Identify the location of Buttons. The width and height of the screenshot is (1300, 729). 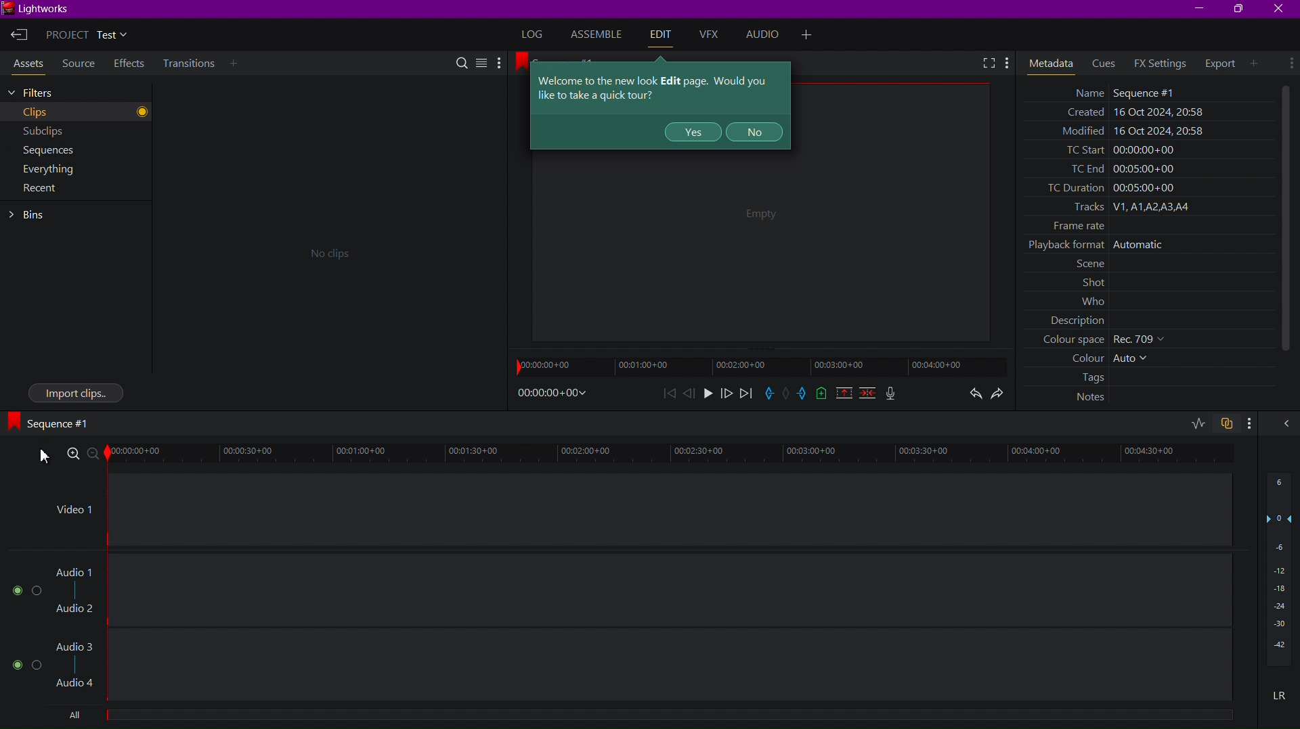
(30, 665).